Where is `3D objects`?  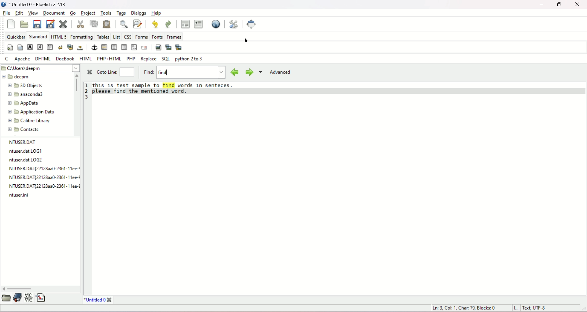
3D objects is located at coordinates (27, 85).